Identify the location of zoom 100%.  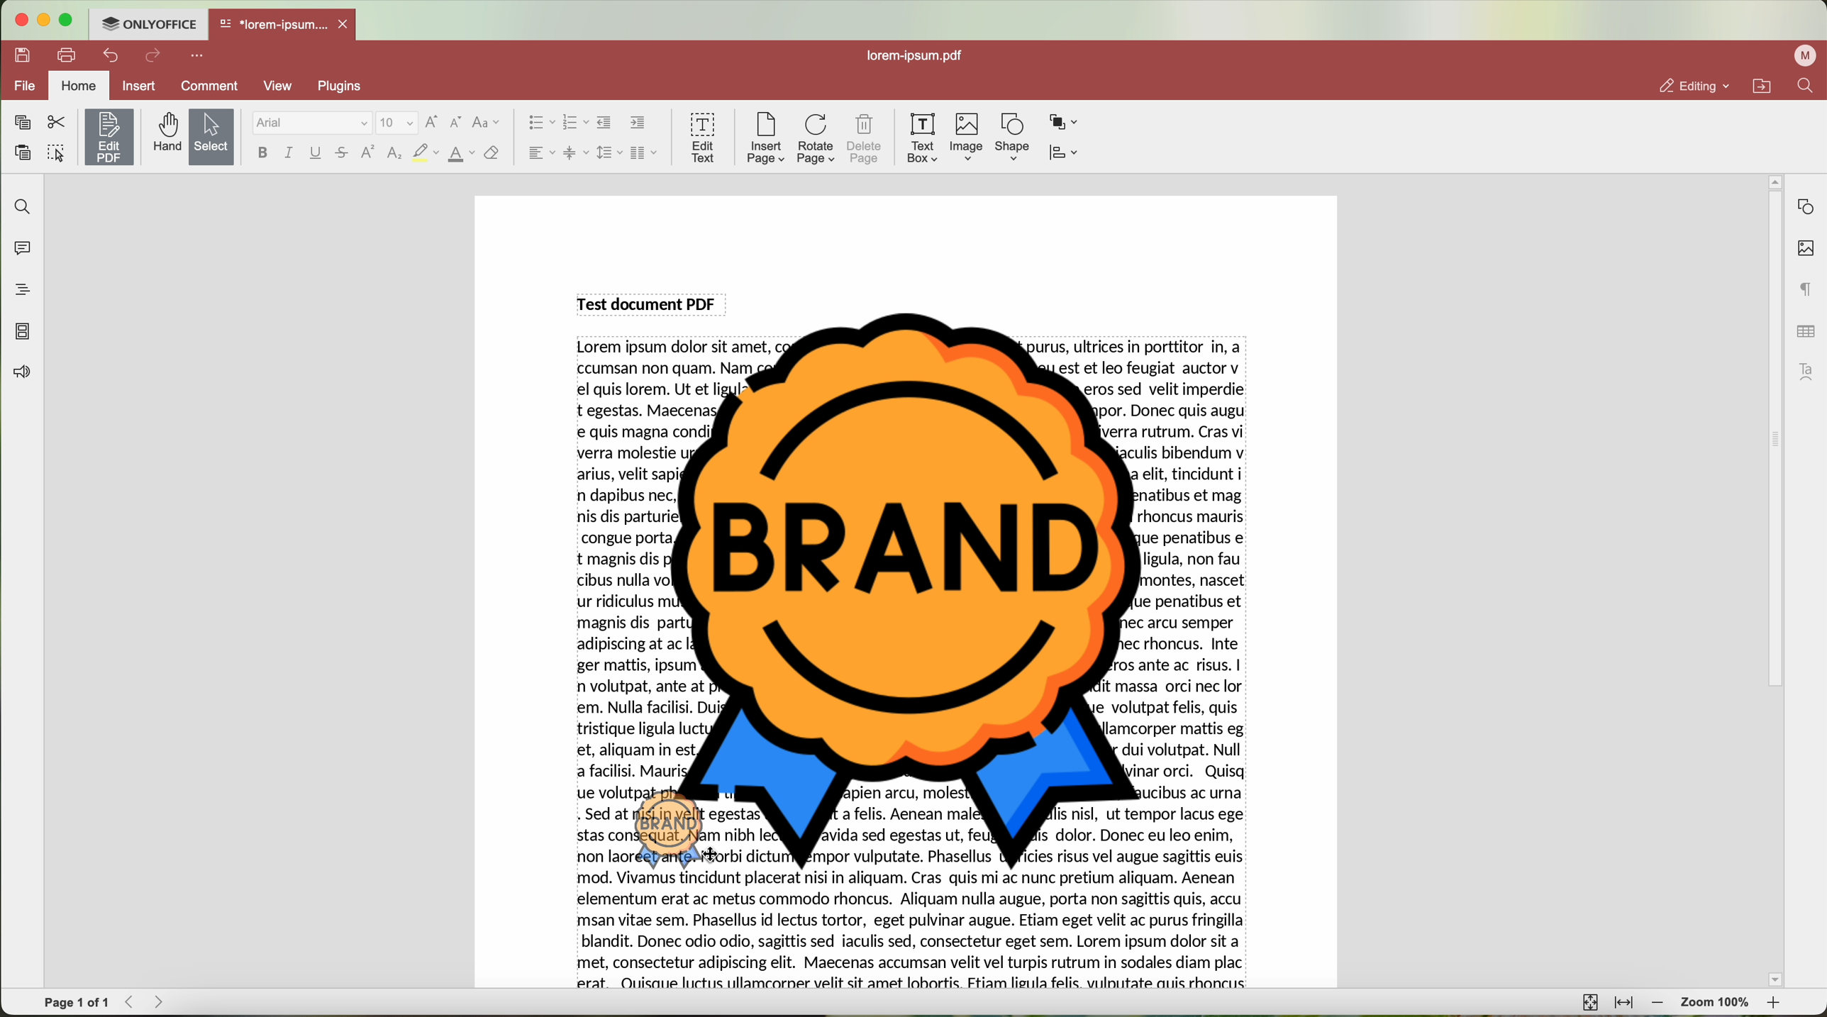
(1716, 1005).